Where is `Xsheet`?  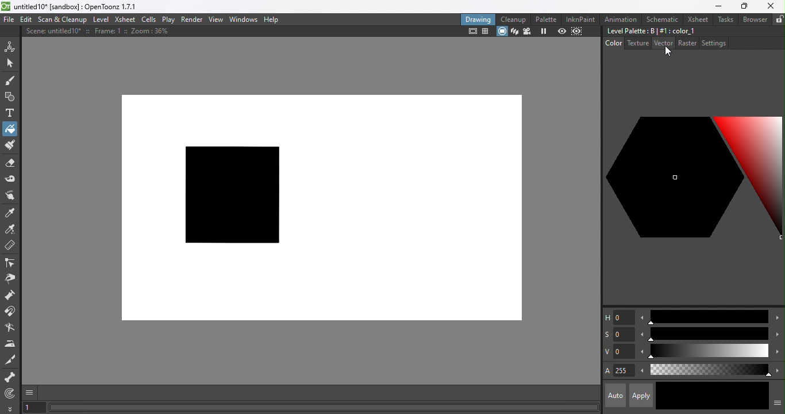 Xsheet is located at coordinates (125, 19).